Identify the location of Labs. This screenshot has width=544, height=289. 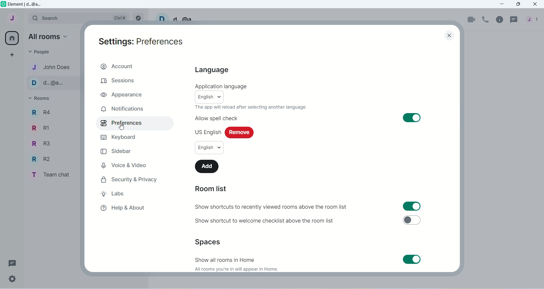
(122, 193).